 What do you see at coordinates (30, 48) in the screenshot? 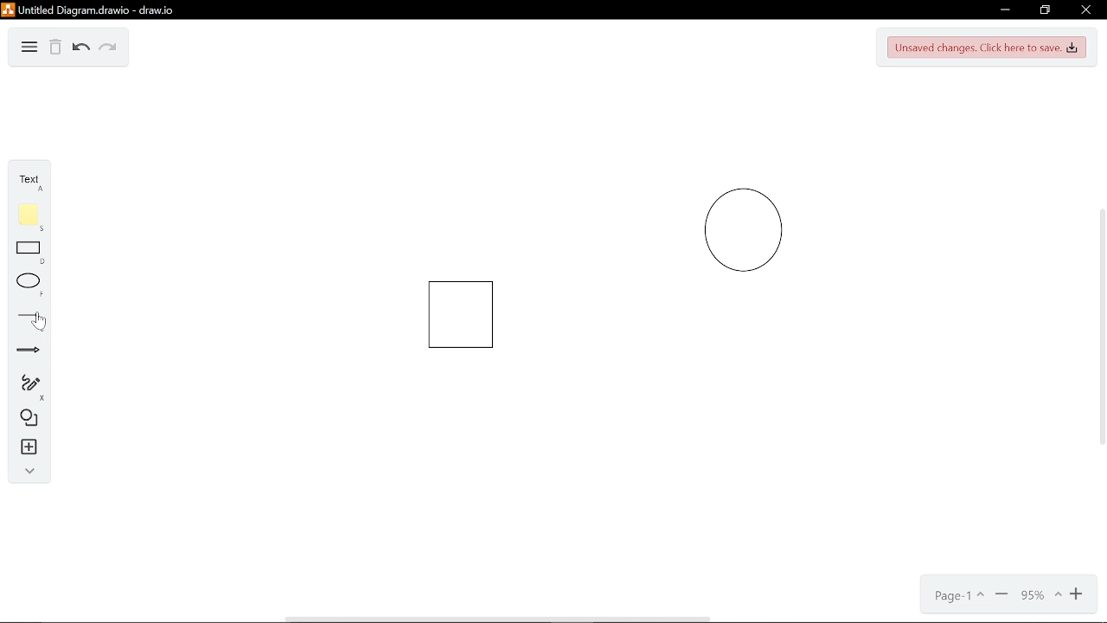
I see `Diagram` at bounding box center [30, 48].